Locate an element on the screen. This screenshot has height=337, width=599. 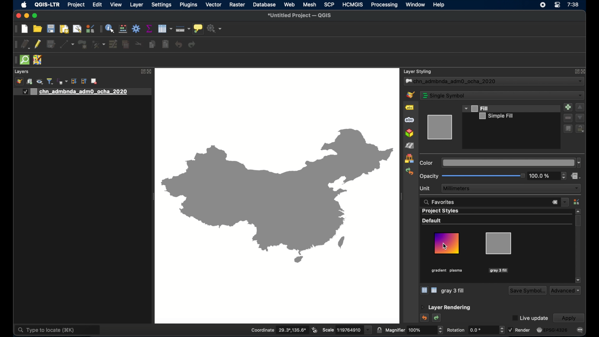
project styles is located at coordinates (441, 211).